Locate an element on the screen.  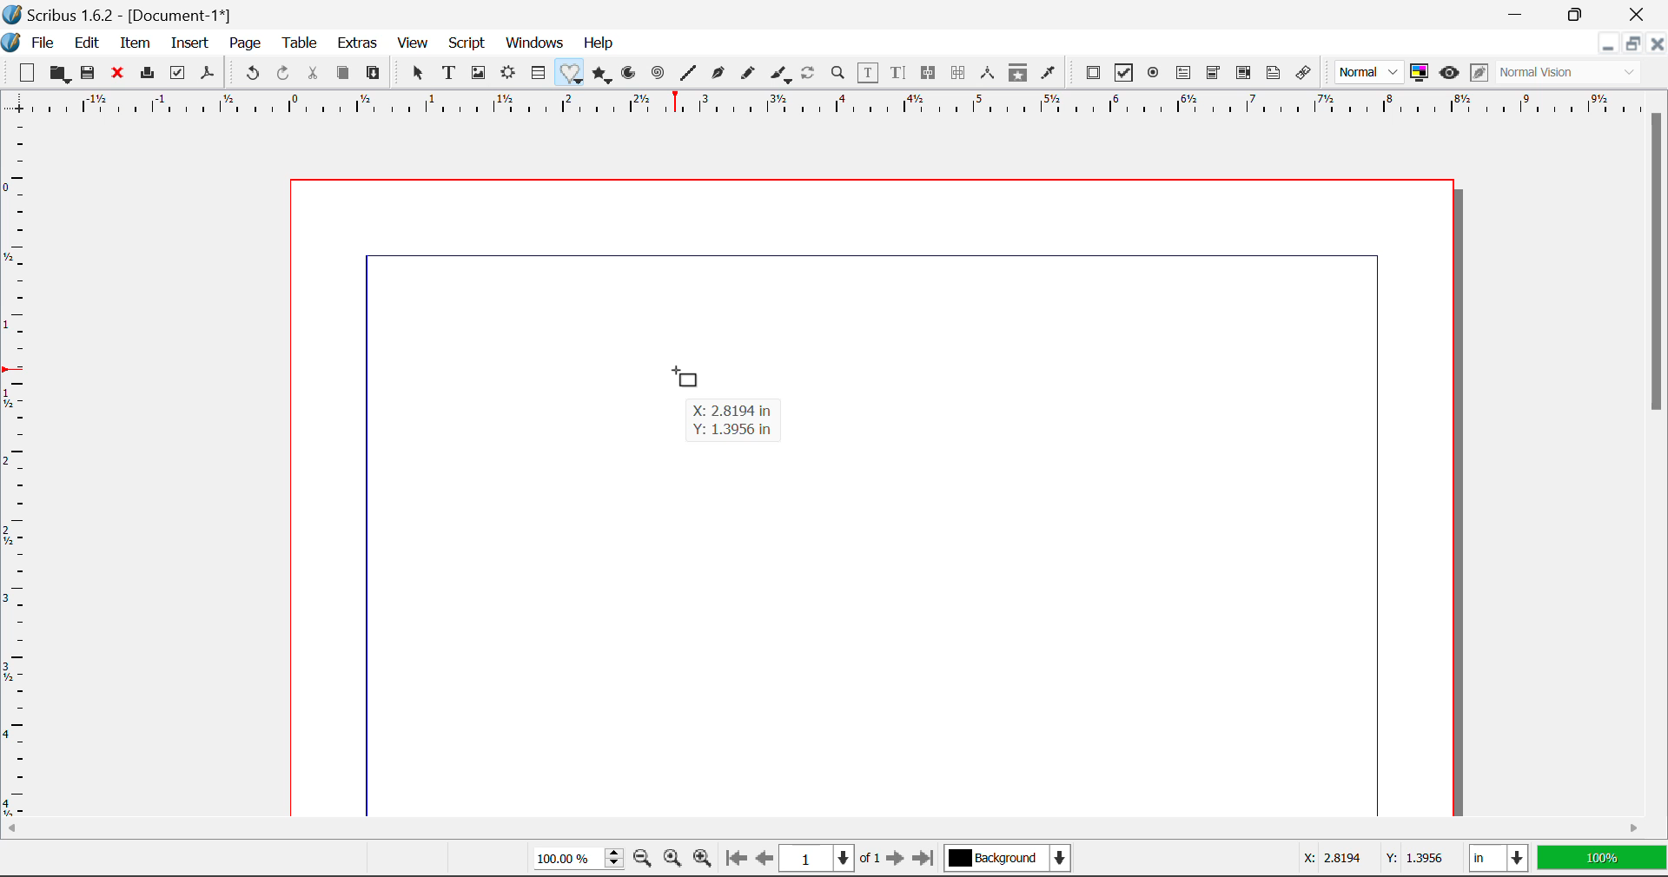
Edit is located at coordinates (87, 43).